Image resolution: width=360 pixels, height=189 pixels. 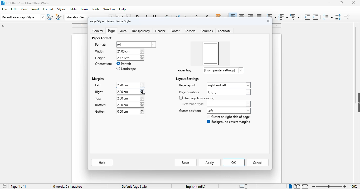 I want to click on page numbers, so click(x=190, y=92).